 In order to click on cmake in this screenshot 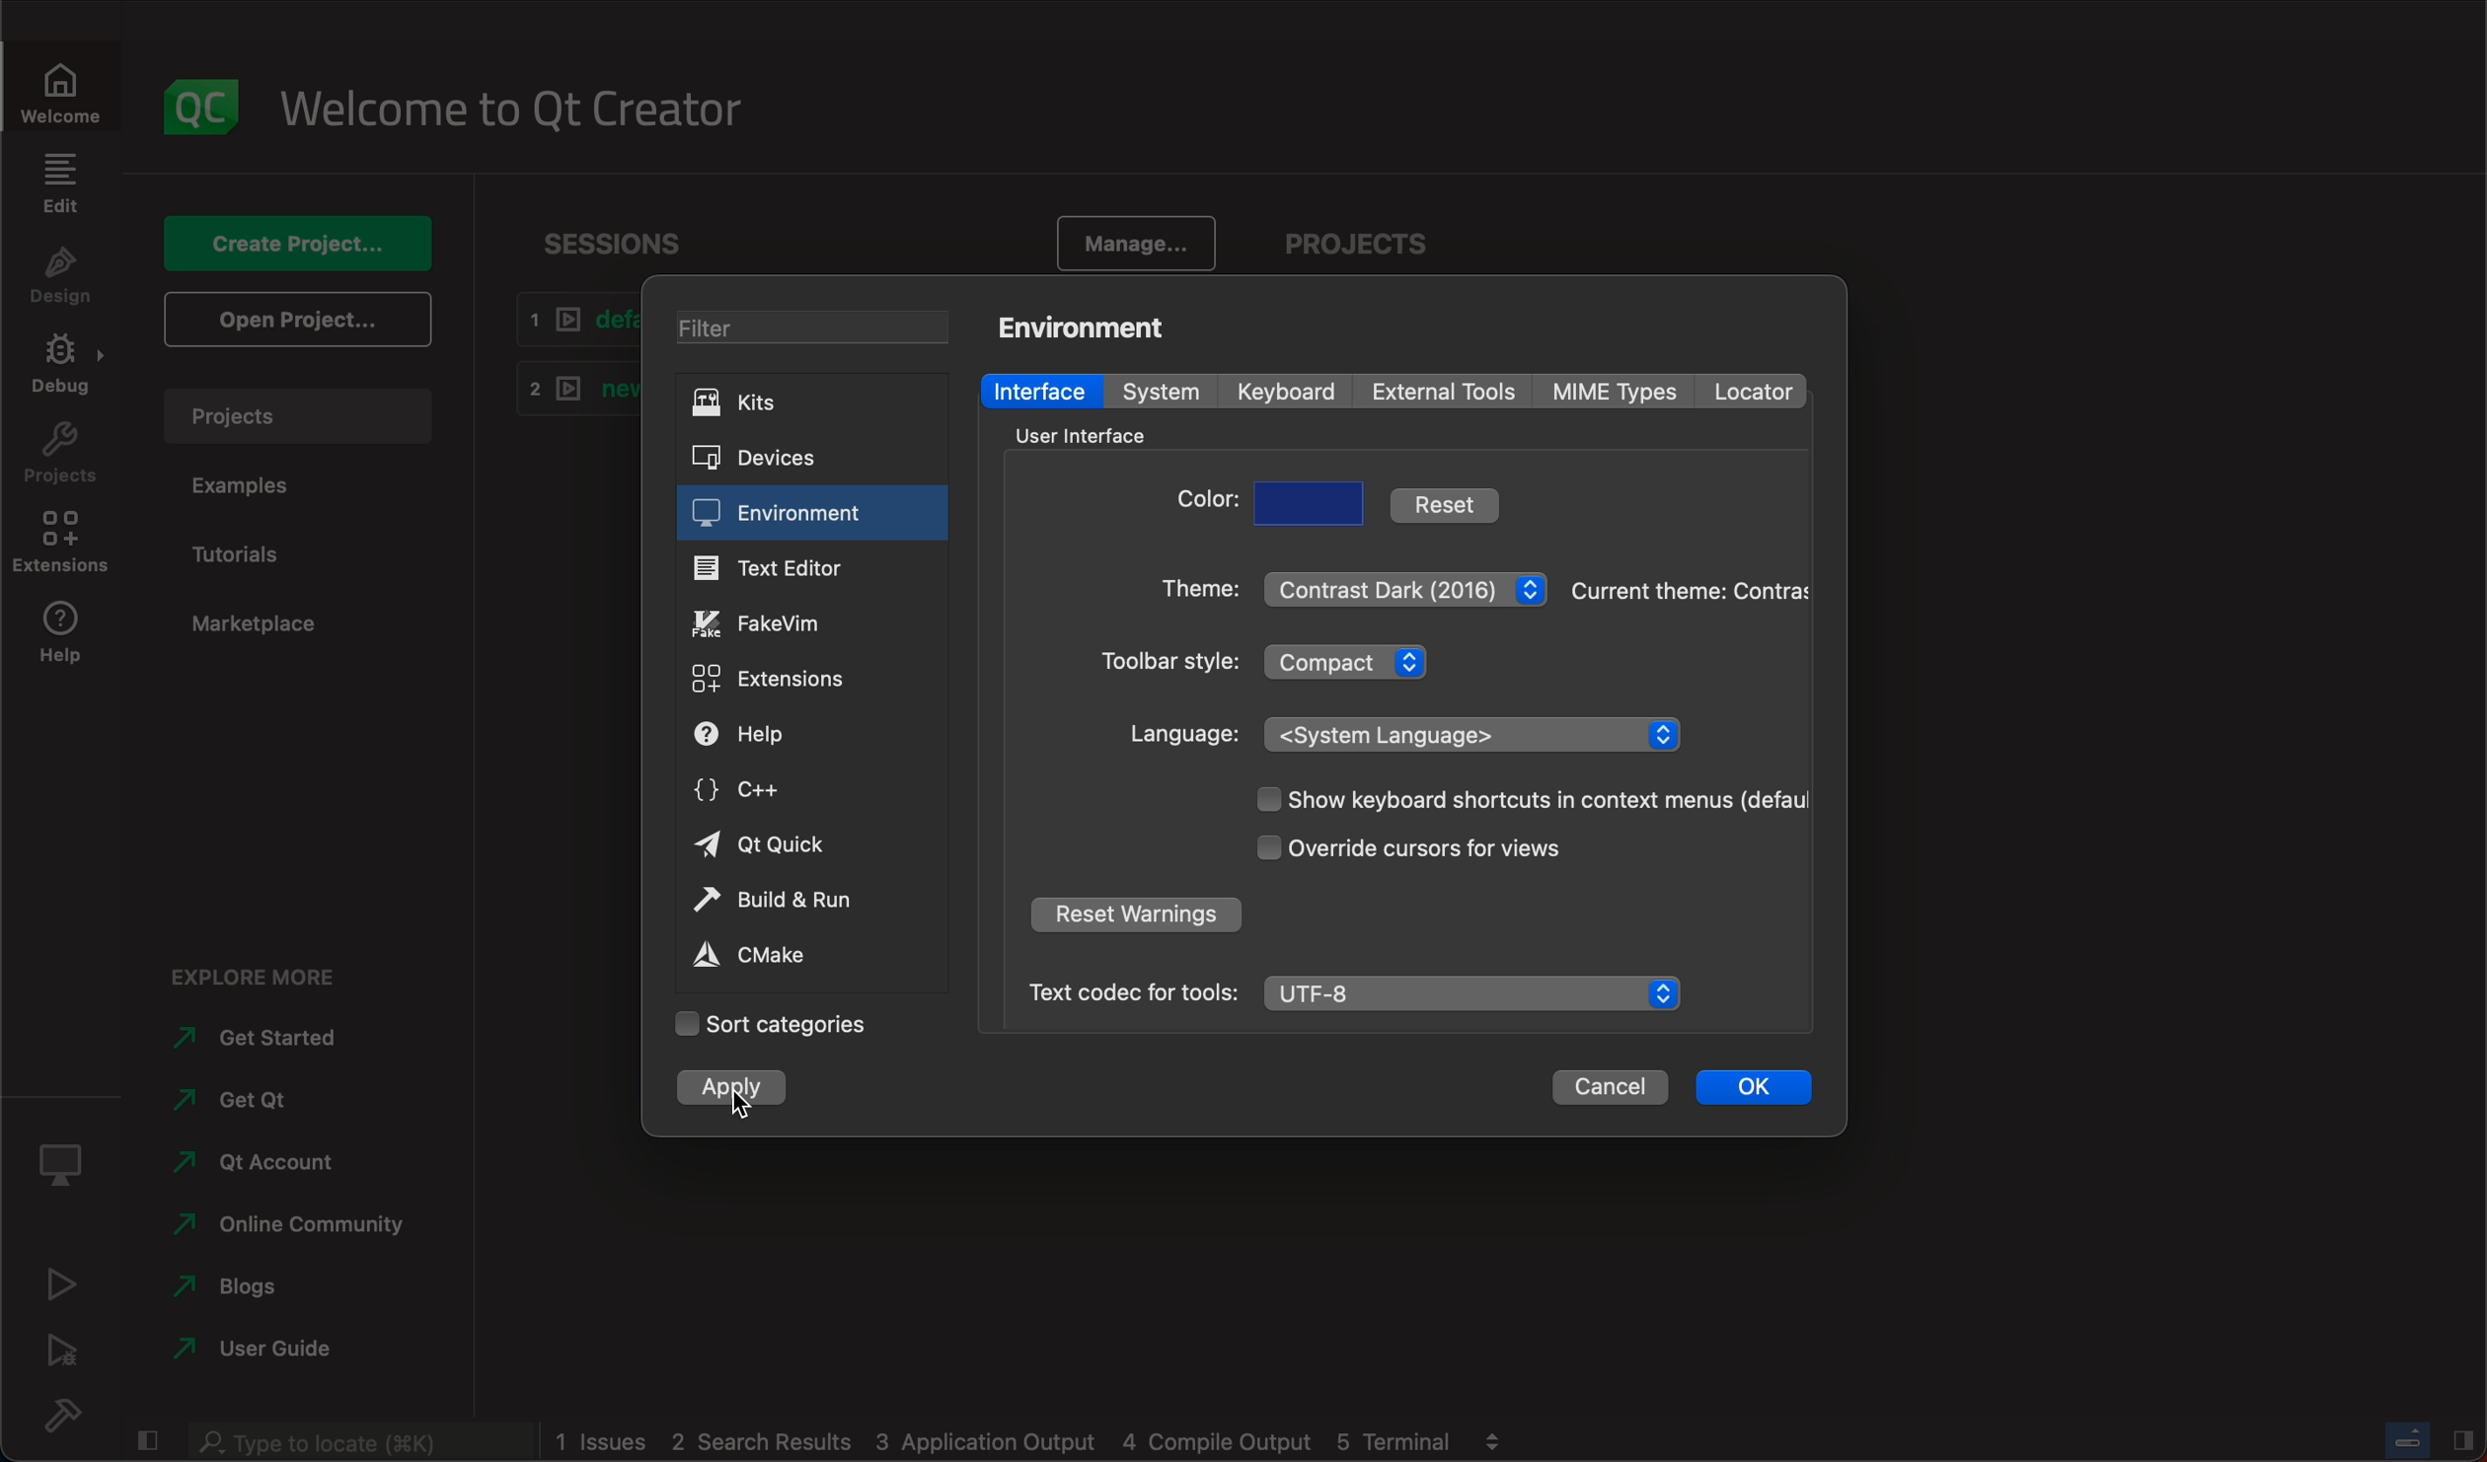, I will do `click(796, 956)`.